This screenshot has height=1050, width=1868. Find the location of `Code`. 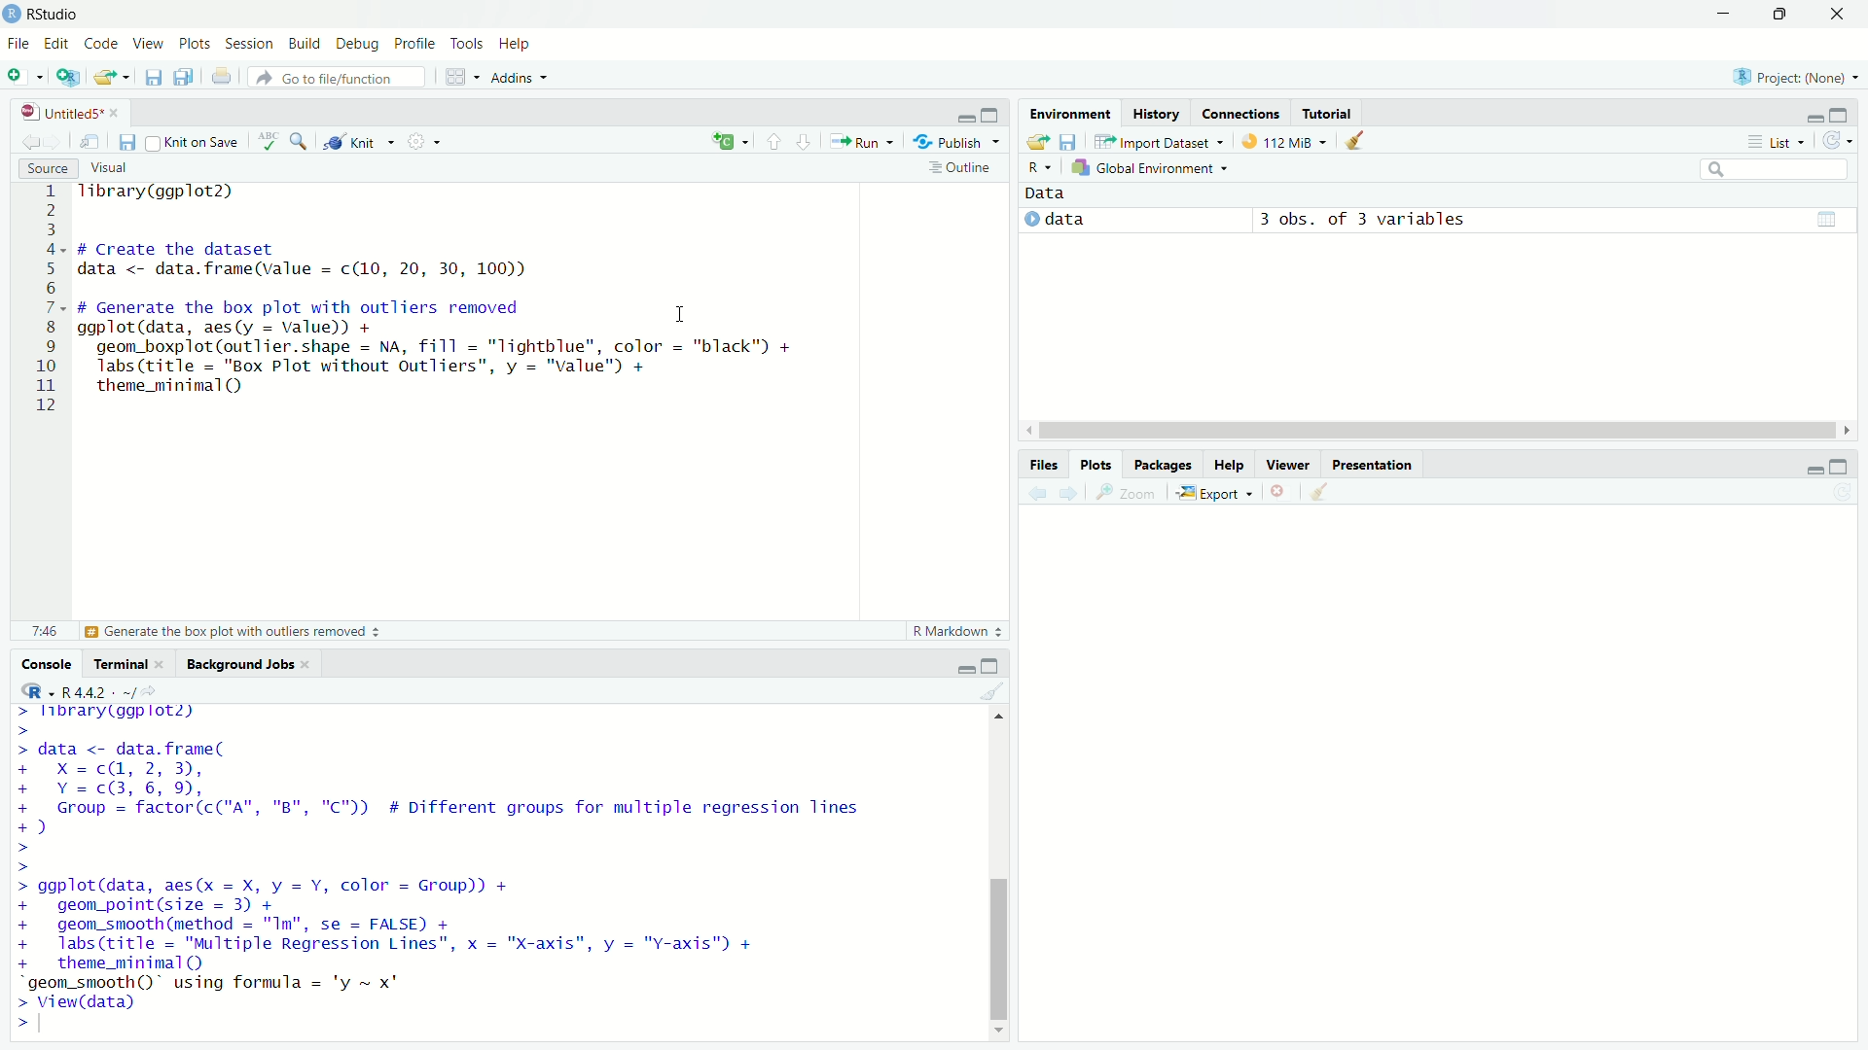

Code is located at coordinates (101, 44).